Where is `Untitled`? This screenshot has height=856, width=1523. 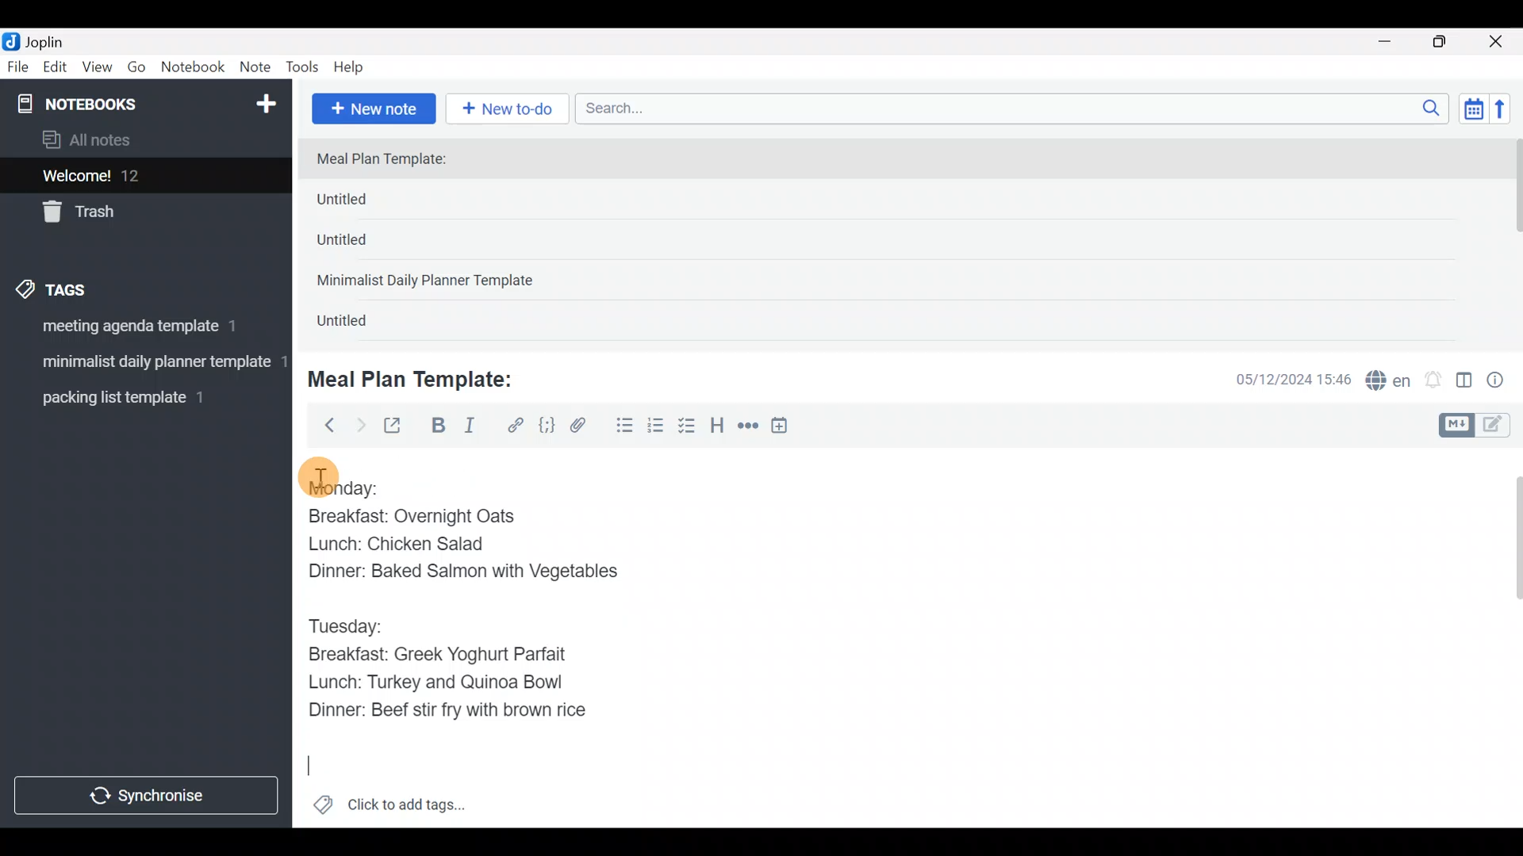
Untitled is located at coordinates (363, 245).